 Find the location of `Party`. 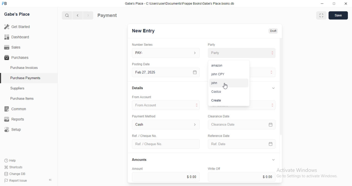

Party is located at coordinates (242, 53).